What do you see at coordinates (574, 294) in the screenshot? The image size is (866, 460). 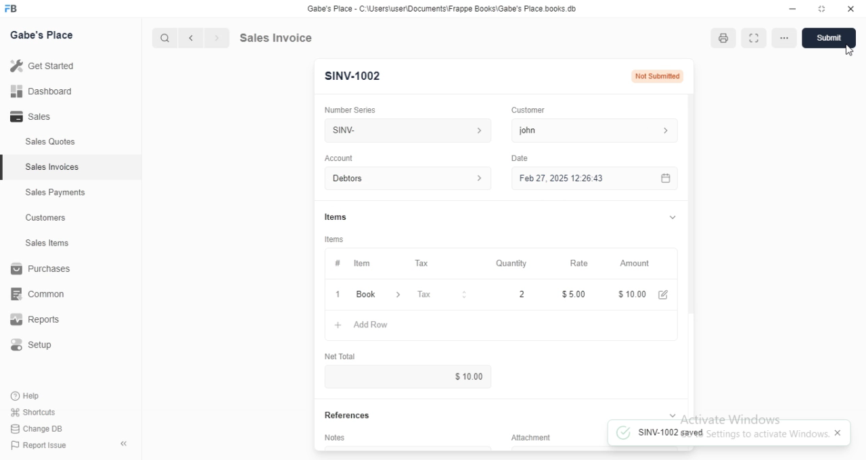 I see `$5.00` at bounding box center [574, 294].